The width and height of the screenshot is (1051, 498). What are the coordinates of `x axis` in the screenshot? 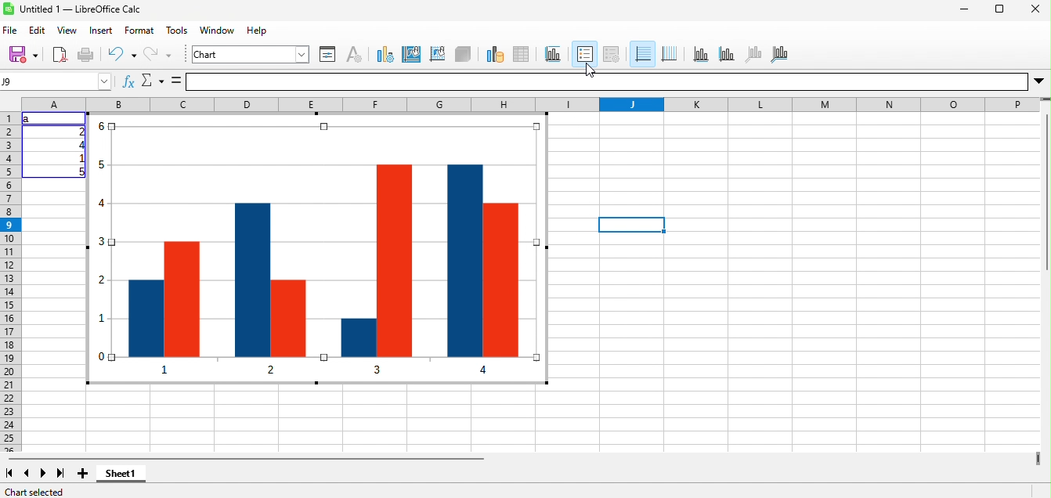 It's located at (702, 55).